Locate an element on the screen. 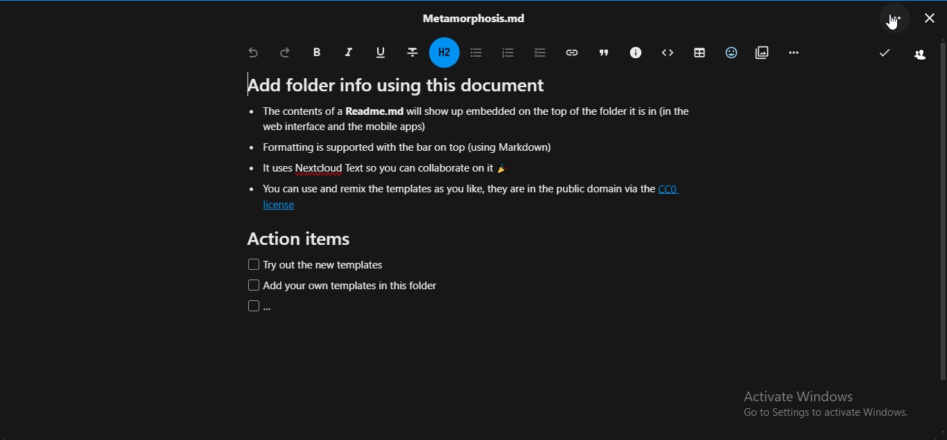 The width and height of the screenshot is (947, 440). ... is located at coordinates (898, 19).